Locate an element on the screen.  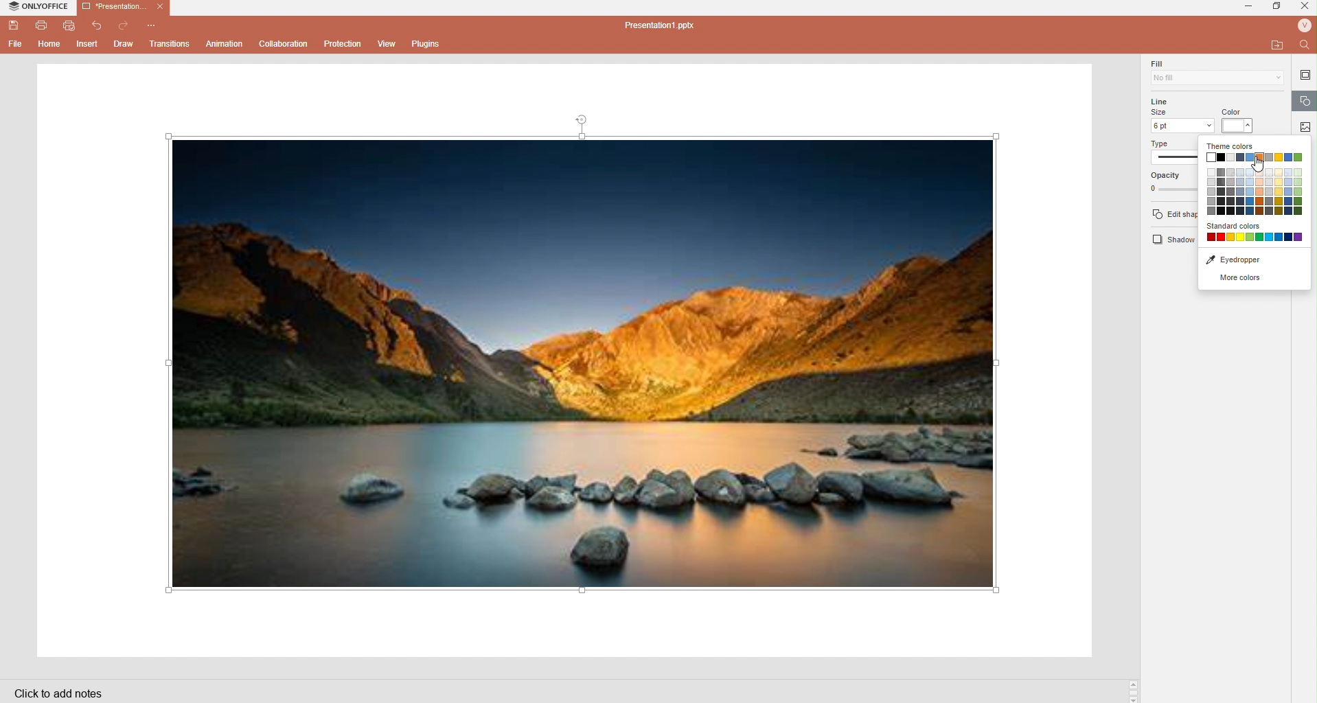
Theme colors is located at coordinates (1234, 147).